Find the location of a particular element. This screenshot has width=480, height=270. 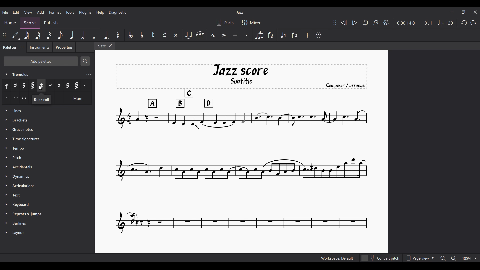

Parts is located at coordinates (225, 22).